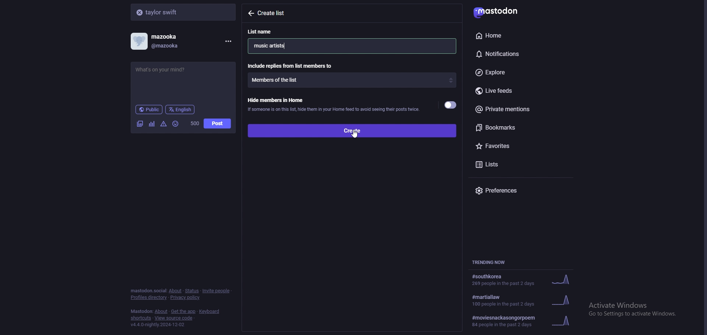 The width and height of the screenshot is (707, 335). I want to click on keyboard, so click(210, 311).